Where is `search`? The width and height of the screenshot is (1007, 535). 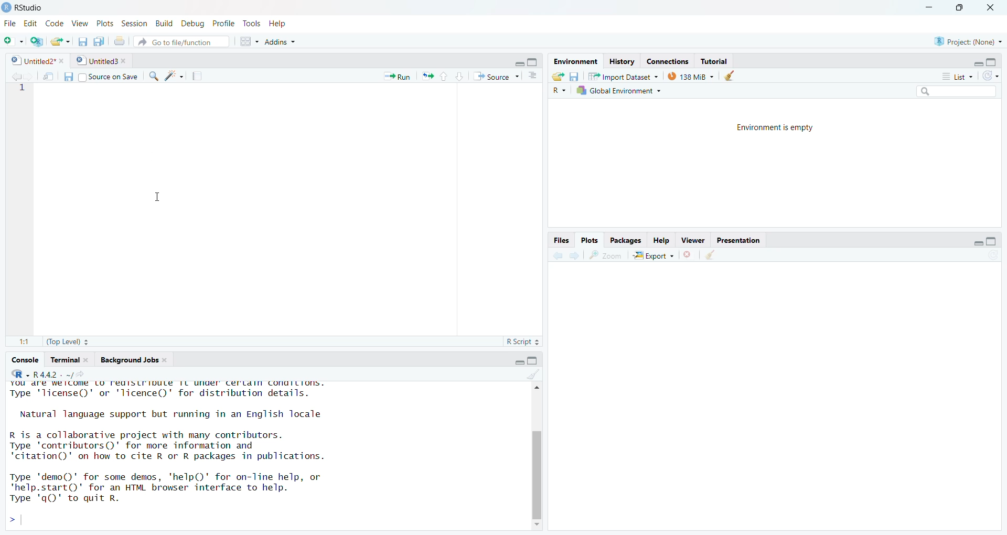
search is located at coordinates (955, 92).